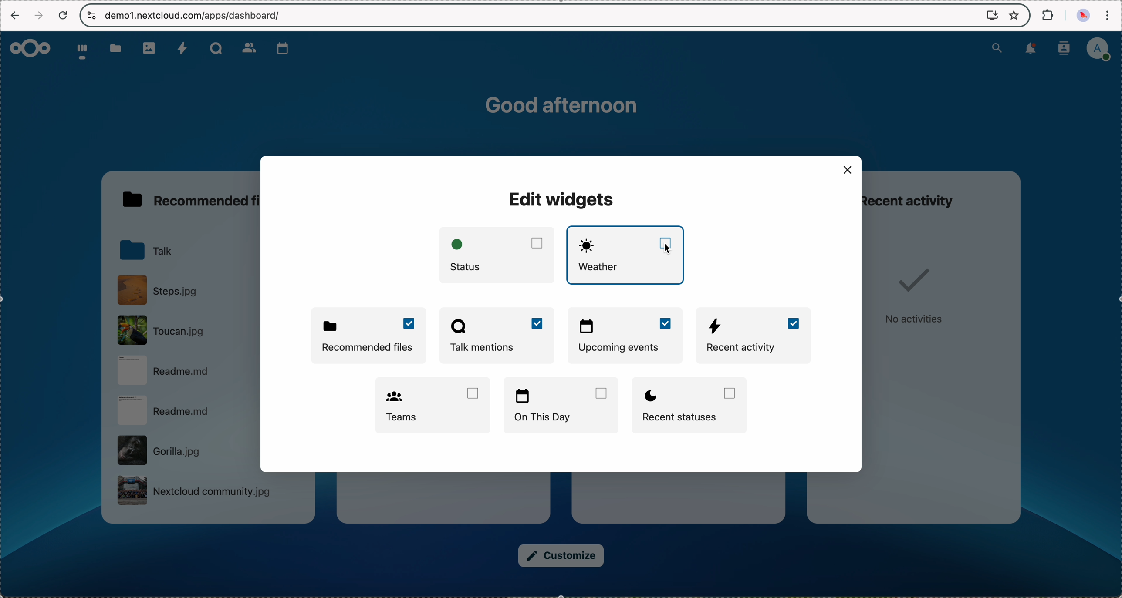 This screenshot has width=1122, height=598. What do you see at coordinates (159, 290) in the screenshot?
I see `file` at bounding box center [159, 290].